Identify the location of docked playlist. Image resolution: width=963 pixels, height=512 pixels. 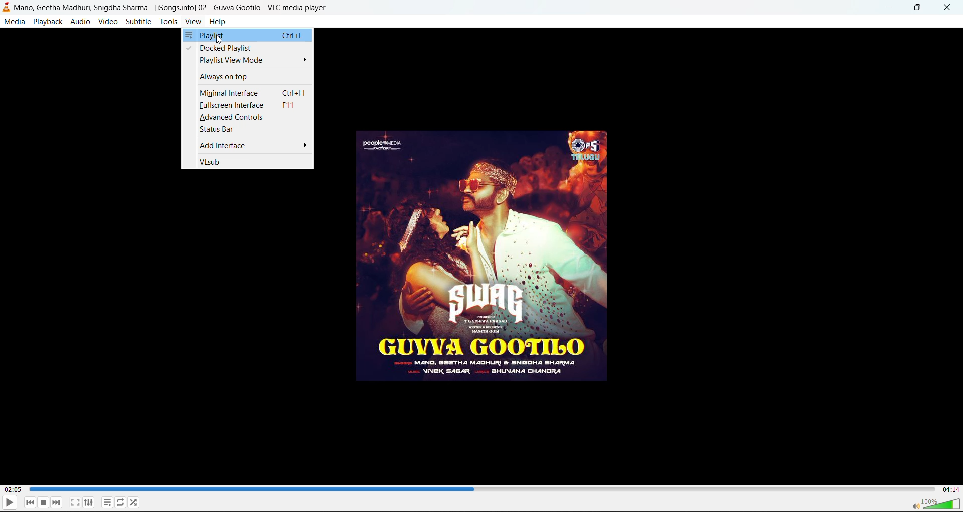
(248, 48).